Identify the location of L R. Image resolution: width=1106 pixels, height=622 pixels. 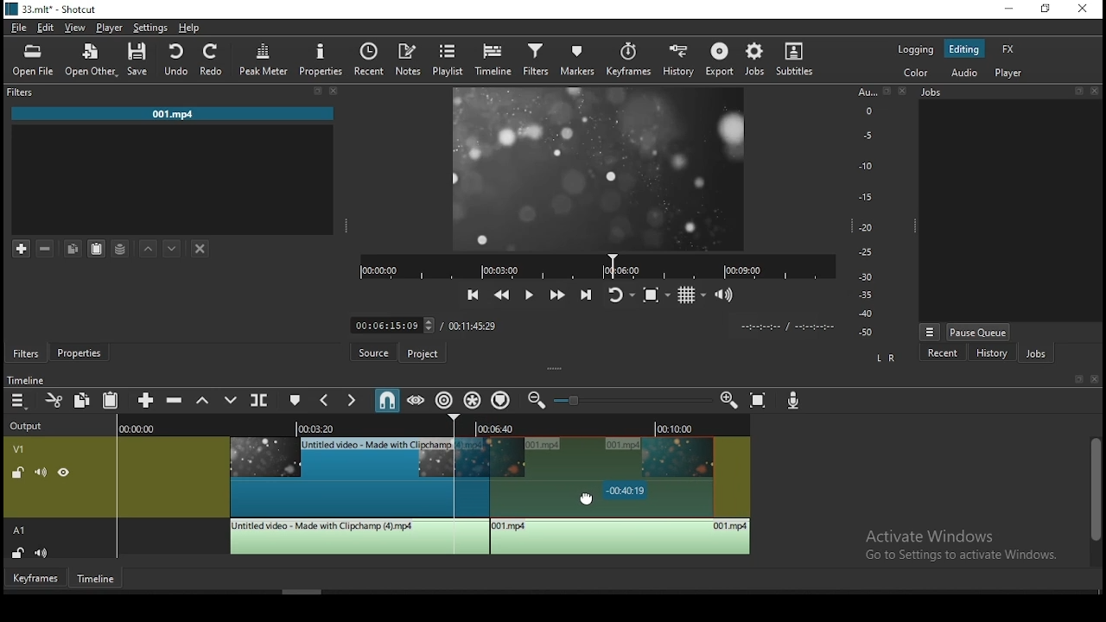
(882, 358).